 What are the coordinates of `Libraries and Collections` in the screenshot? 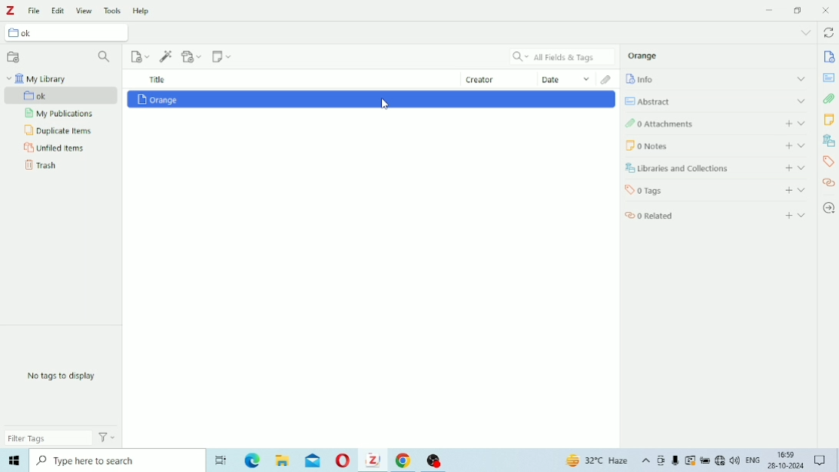 It's located at (828, 140).